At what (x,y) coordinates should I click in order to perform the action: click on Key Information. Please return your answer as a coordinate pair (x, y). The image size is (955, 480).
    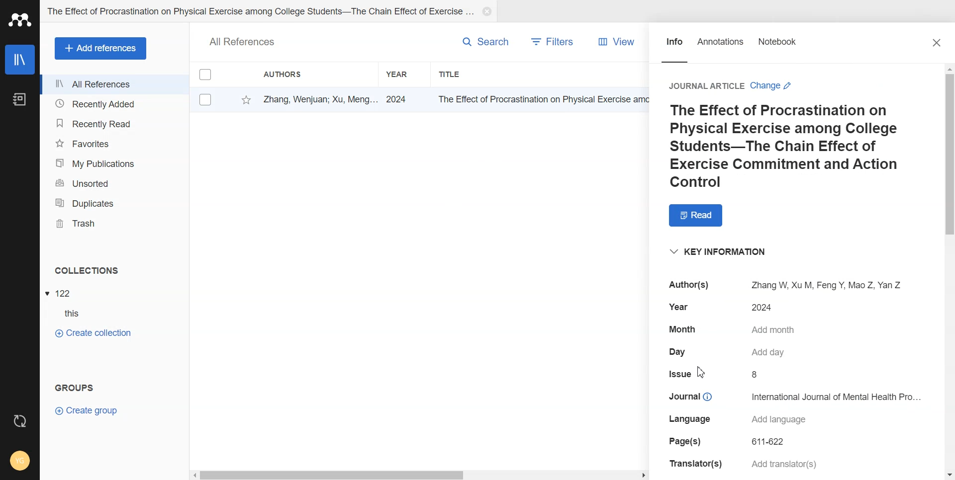
    Looking at the image, I should click on (725, 251).